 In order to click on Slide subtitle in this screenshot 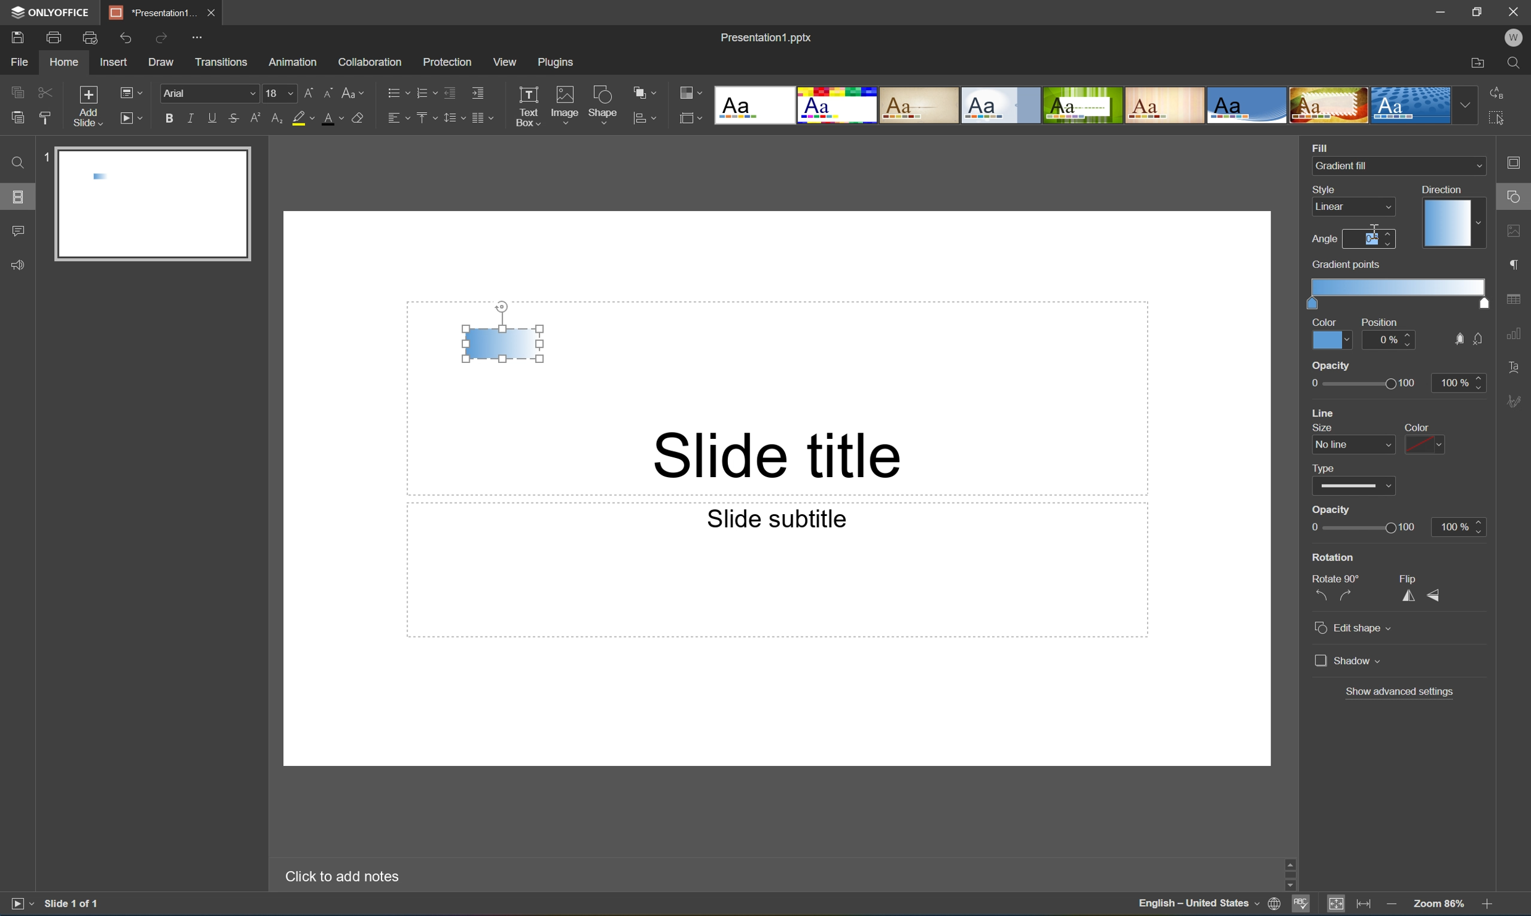, I will do `click(774, 517)`.